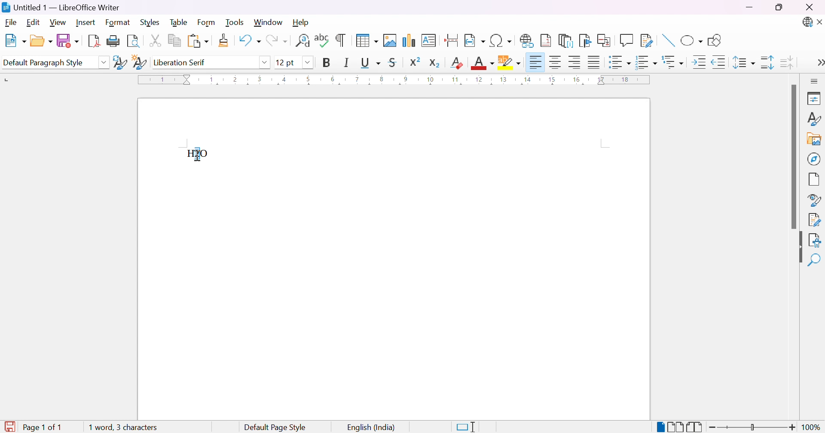 The image size is (825, 433). What do you see at coordinates (586, 40) in the screenshot?
I see `Insert bookmark` at bounding box center [586, 40].